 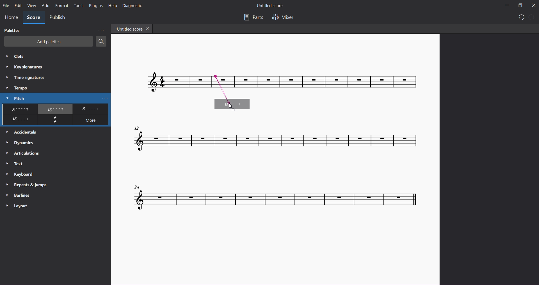 What do you see at coordinates (61, 5) in the screenshot?
I see `format` at bounding box center [61, 5].